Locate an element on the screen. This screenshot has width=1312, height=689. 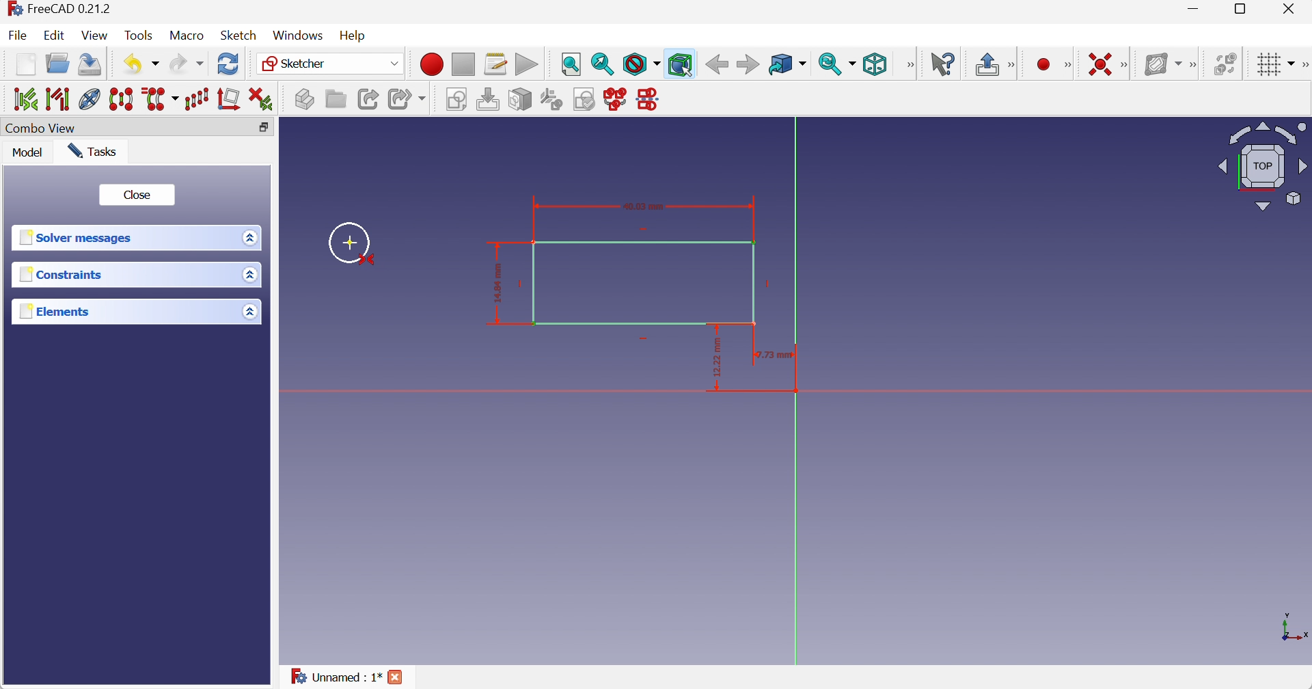
Refresh is located at coordinates (229, 63).